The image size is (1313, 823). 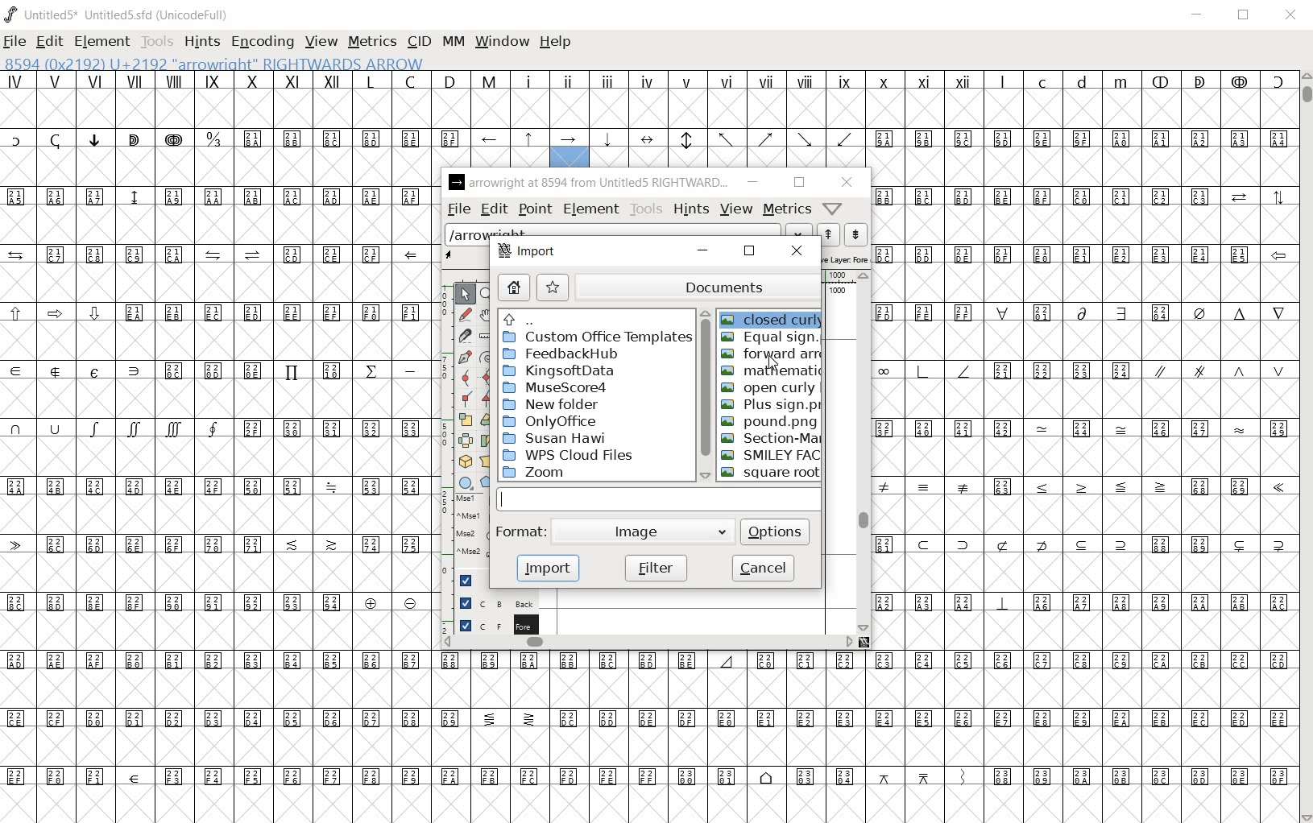 What do you see at coordinates (864, 765) in the screenshot?
I see `glyph characters` at bounding box center [864, 765].